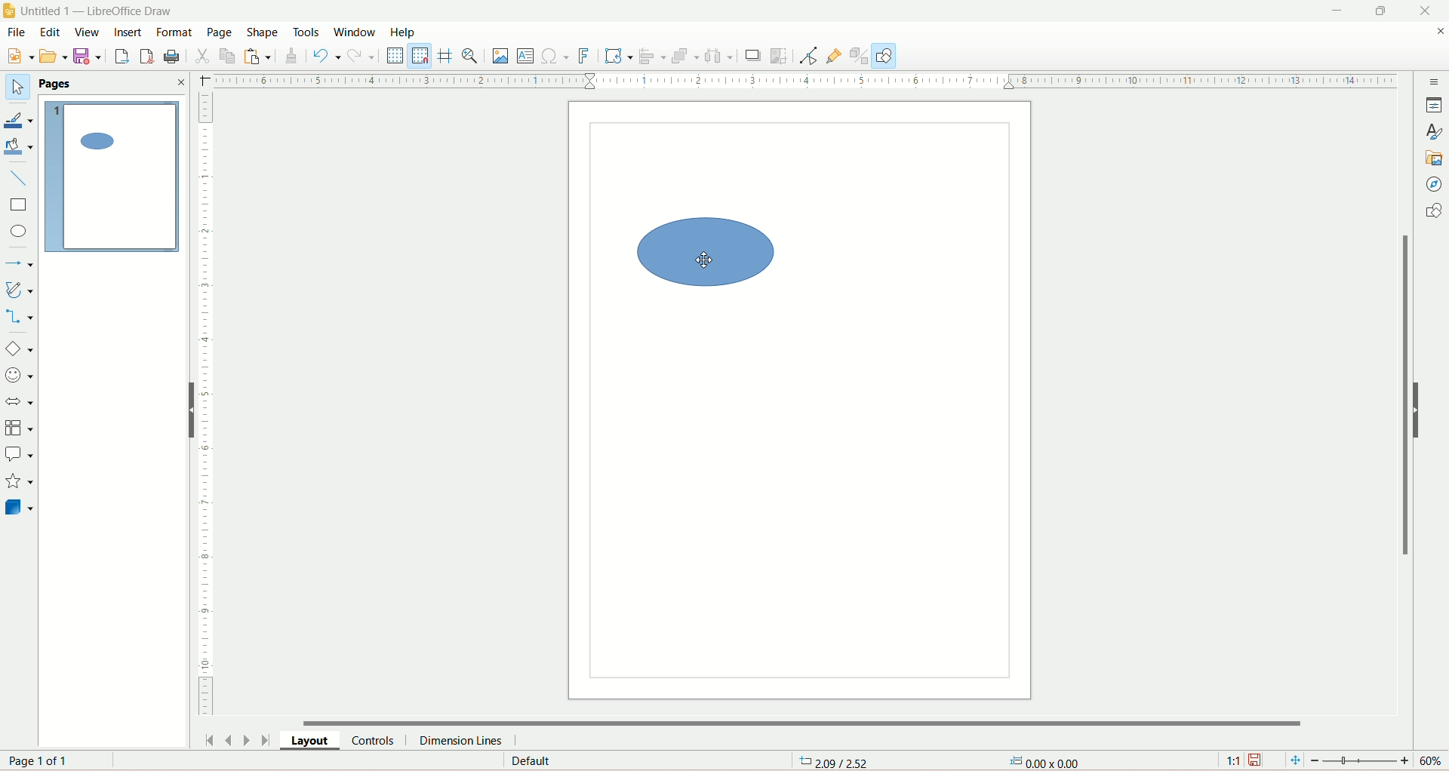 Image resolution: width=1449 pixels, height=771 pixels. I want to click on export, so click(123, 53).